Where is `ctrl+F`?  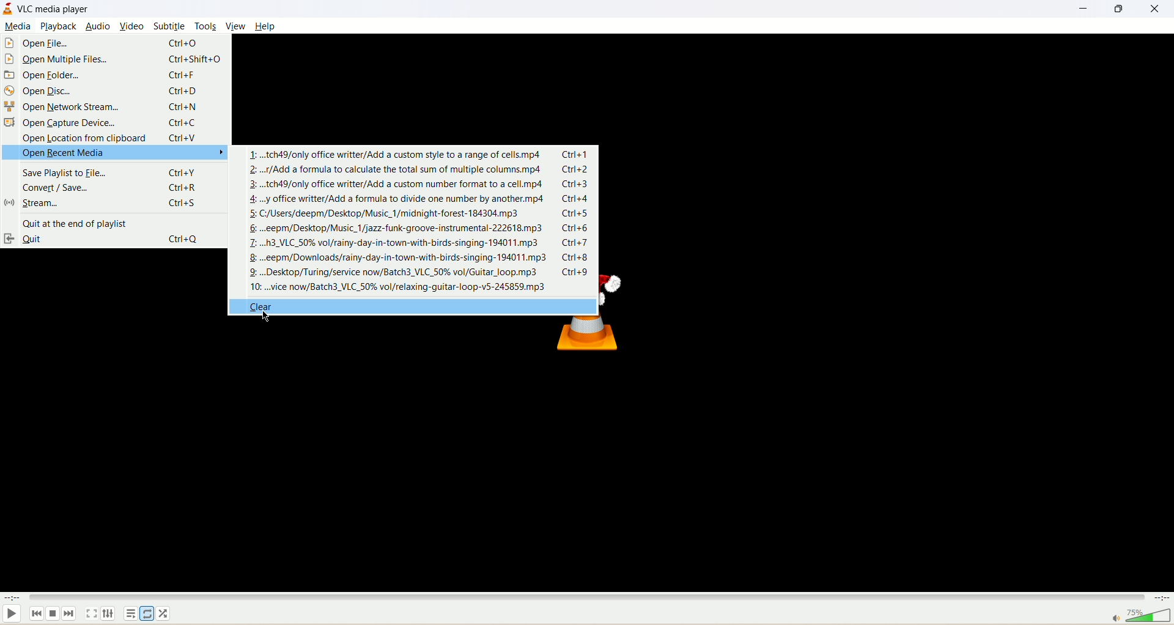 ctrl+F is located at coordinates (182, 75).